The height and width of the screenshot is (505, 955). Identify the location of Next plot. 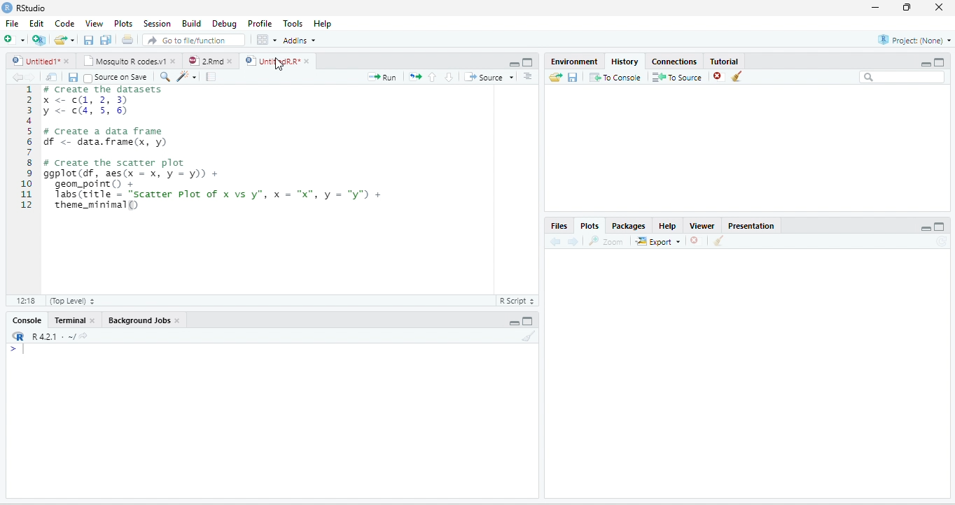
(573, 241).